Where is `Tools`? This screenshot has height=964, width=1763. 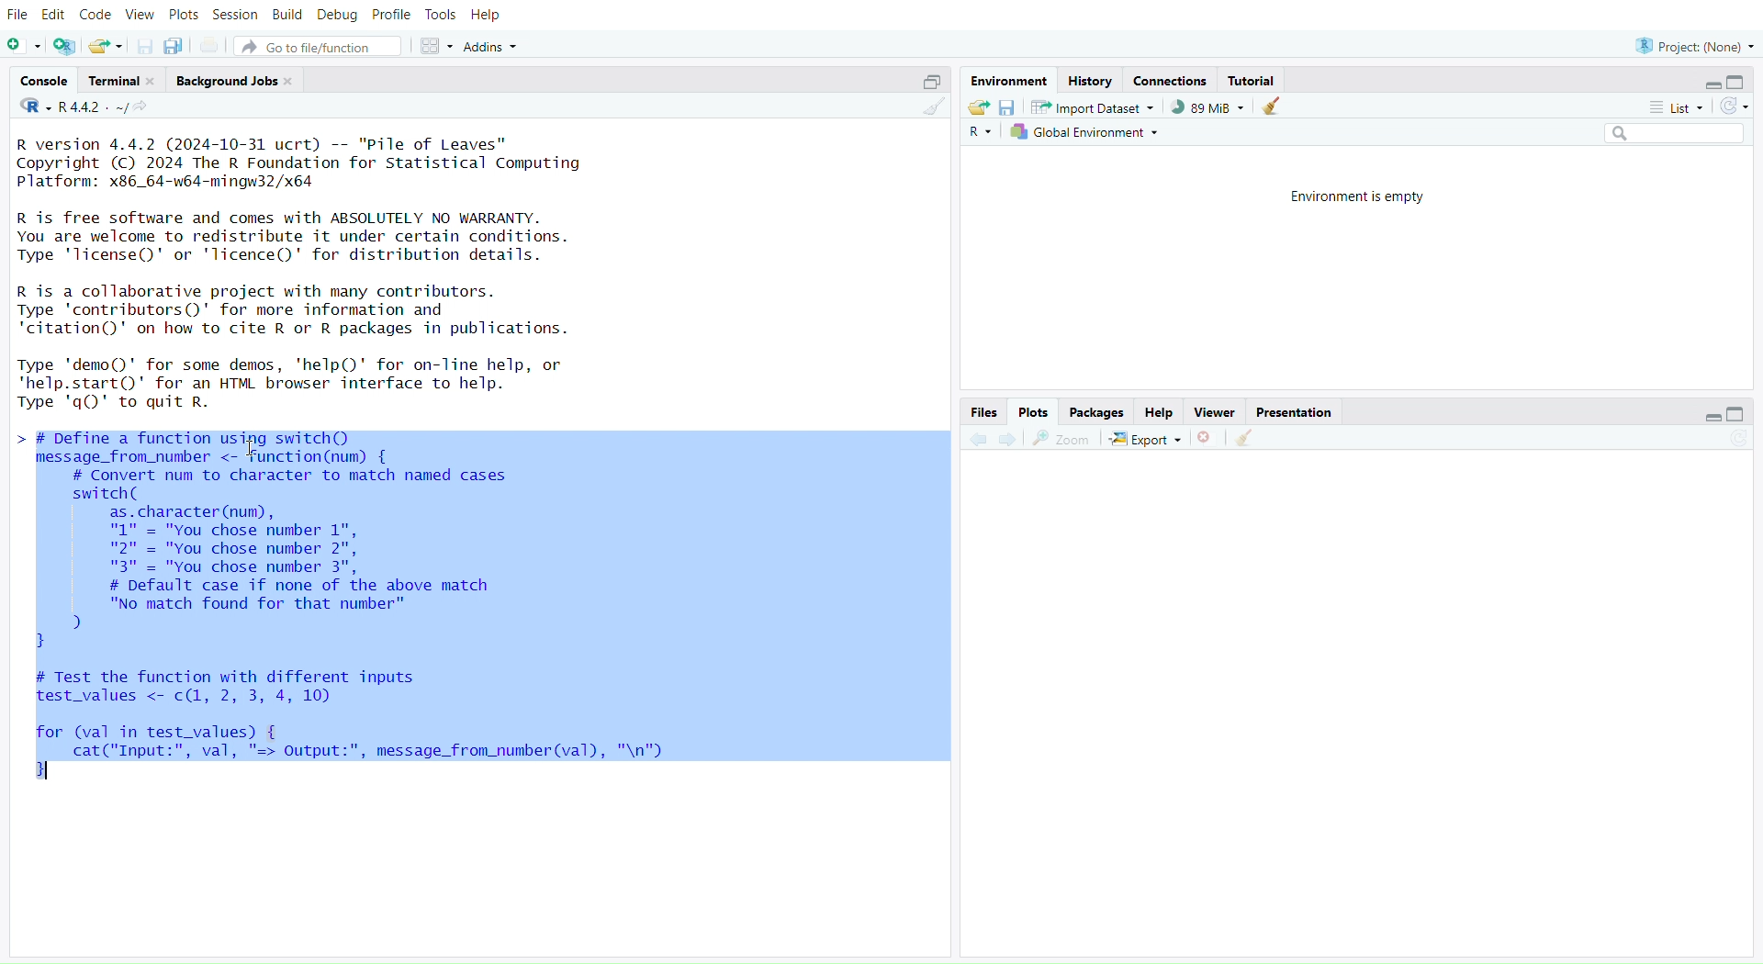
Tools is located at coordinates (445, 16).